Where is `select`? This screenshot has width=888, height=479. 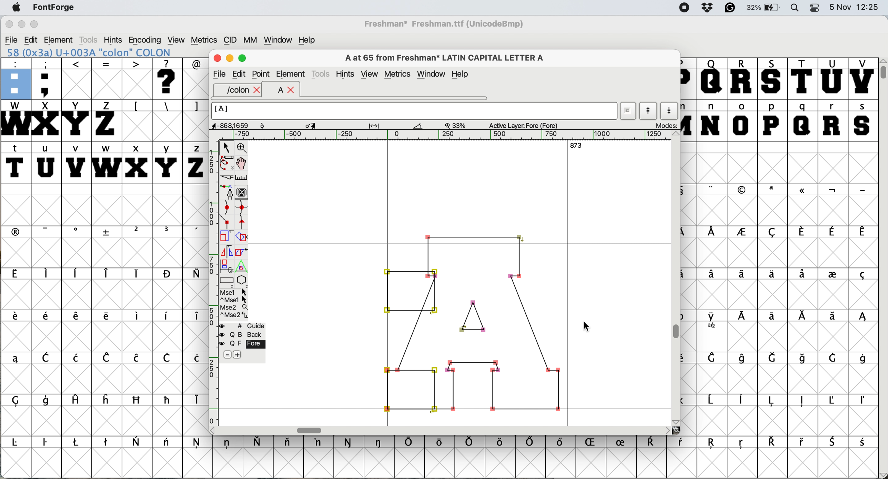 select is located at coordinates (225, 147).